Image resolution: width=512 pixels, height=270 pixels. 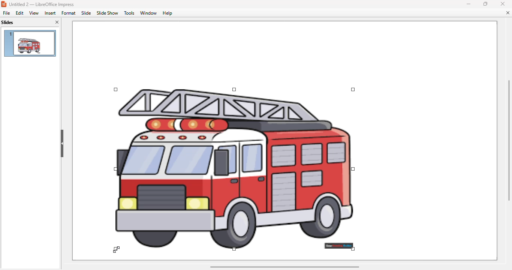 I want to click on slides, so click(x=7, y=22).